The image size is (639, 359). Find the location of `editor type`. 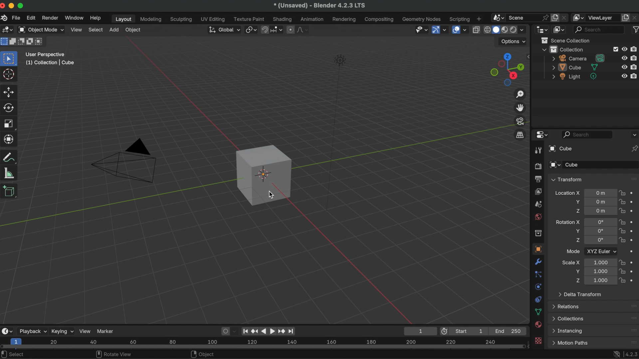

editor type is located at coordinates (542, 29).